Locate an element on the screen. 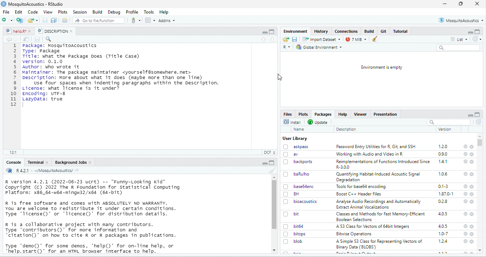 The width and height of the screenshot is (486, 257). refresh is located at coordinates (479, 122).